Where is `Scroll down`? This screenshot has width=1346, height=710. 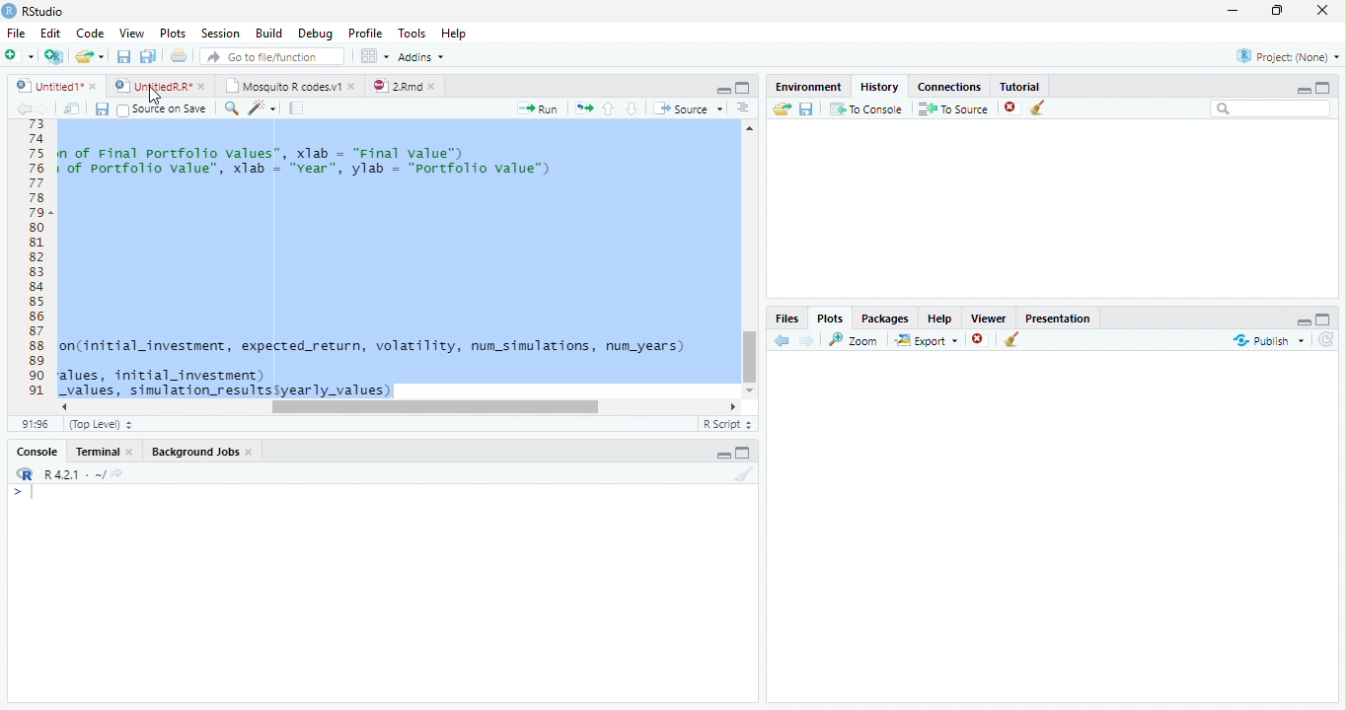 Scroll down is located at coordinates (751, 388).